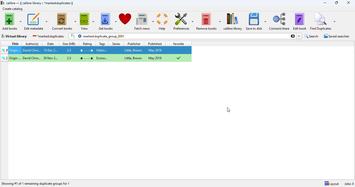  What do you see at coordinates (36, 183) in the screenshot?
I see `showing #1 of 1 remaining duplicate groups for 1` at bounding box center [36, 183].